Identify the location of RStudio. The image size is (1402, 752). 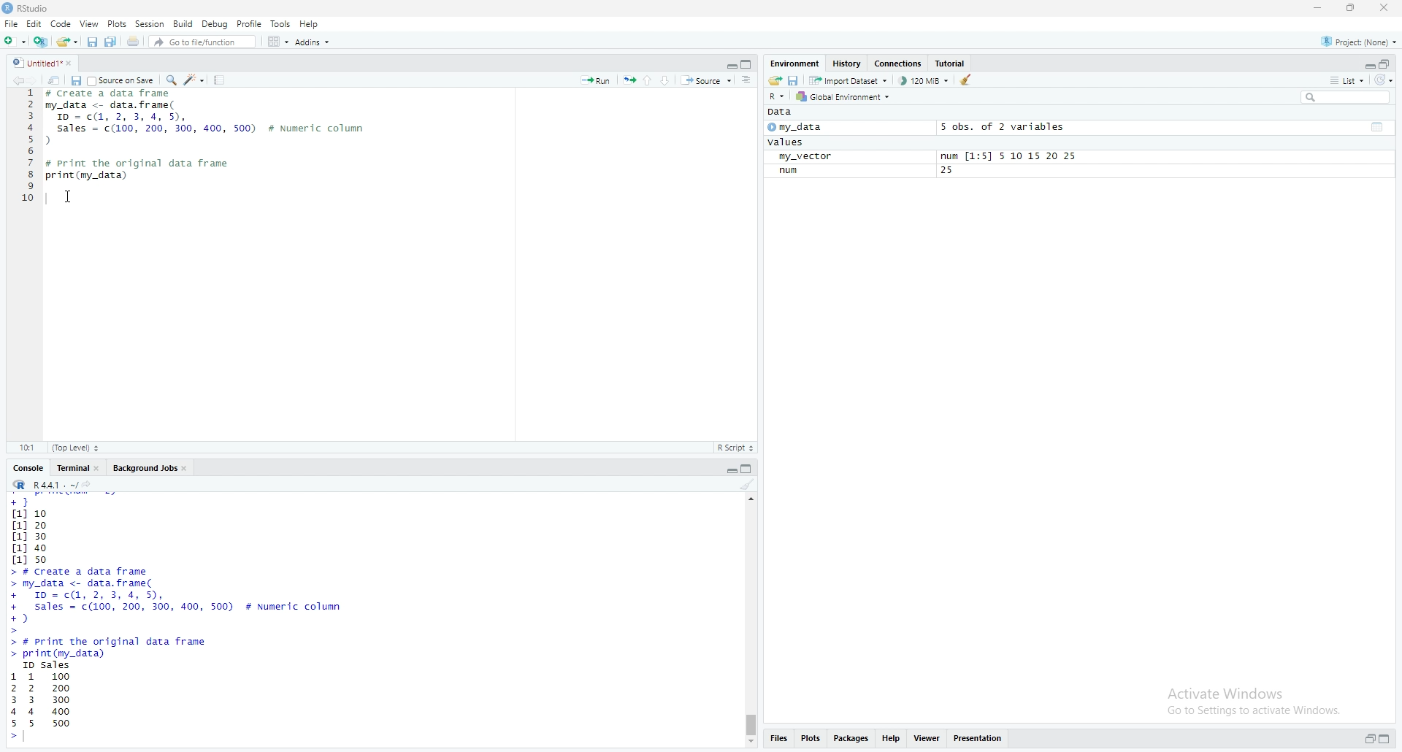
(64, 8).